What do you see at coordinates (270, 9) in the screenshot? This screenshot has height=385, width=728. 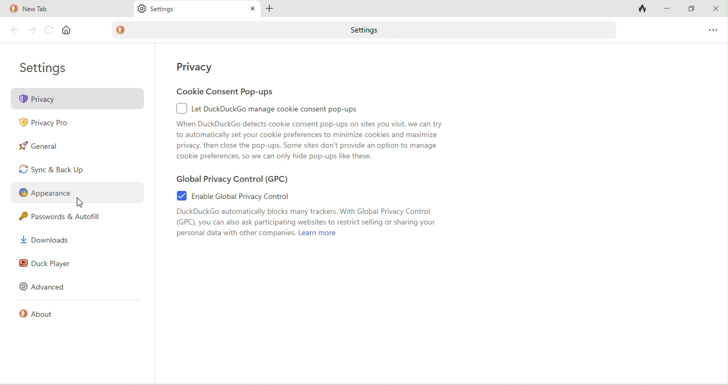 I see `add` at bounding box center [270, 9].